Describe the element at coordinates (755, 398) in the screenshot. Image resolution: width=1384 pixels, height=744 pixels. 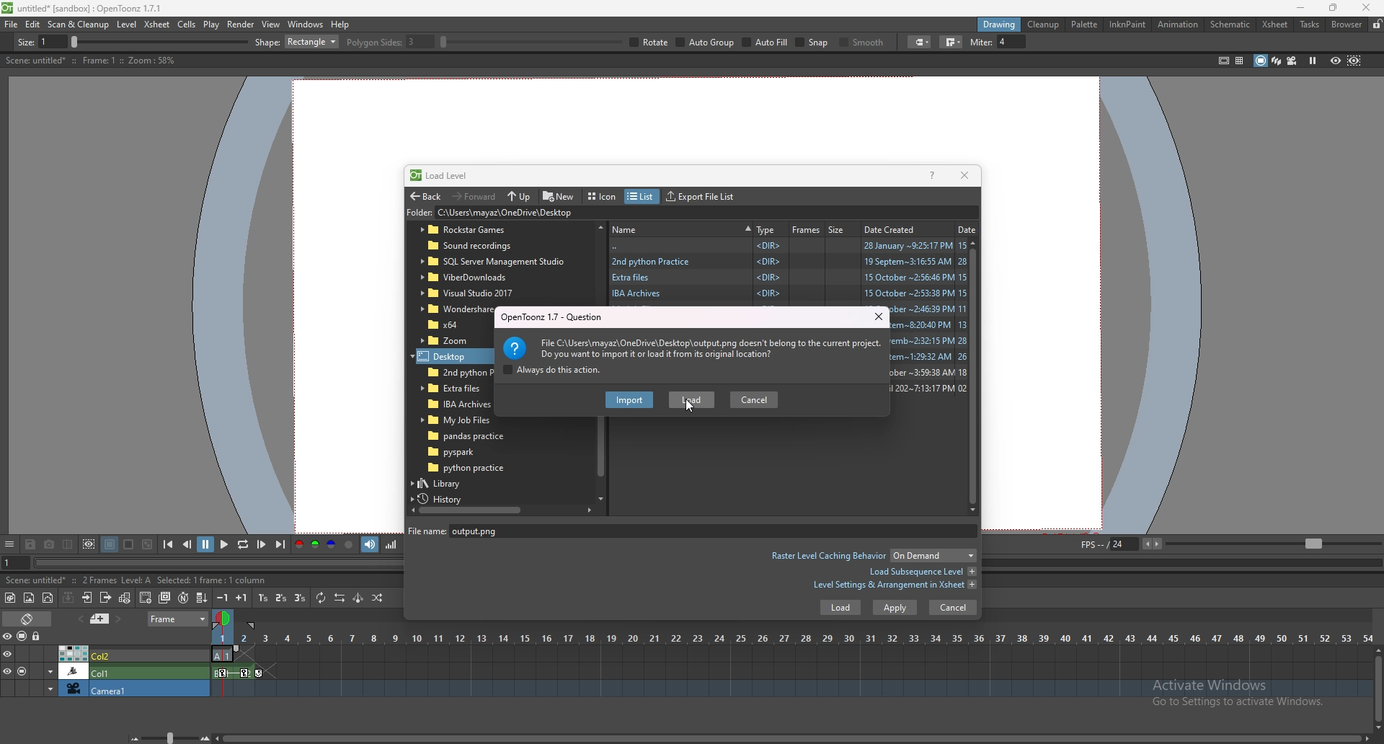
I see `cancel` at that location.